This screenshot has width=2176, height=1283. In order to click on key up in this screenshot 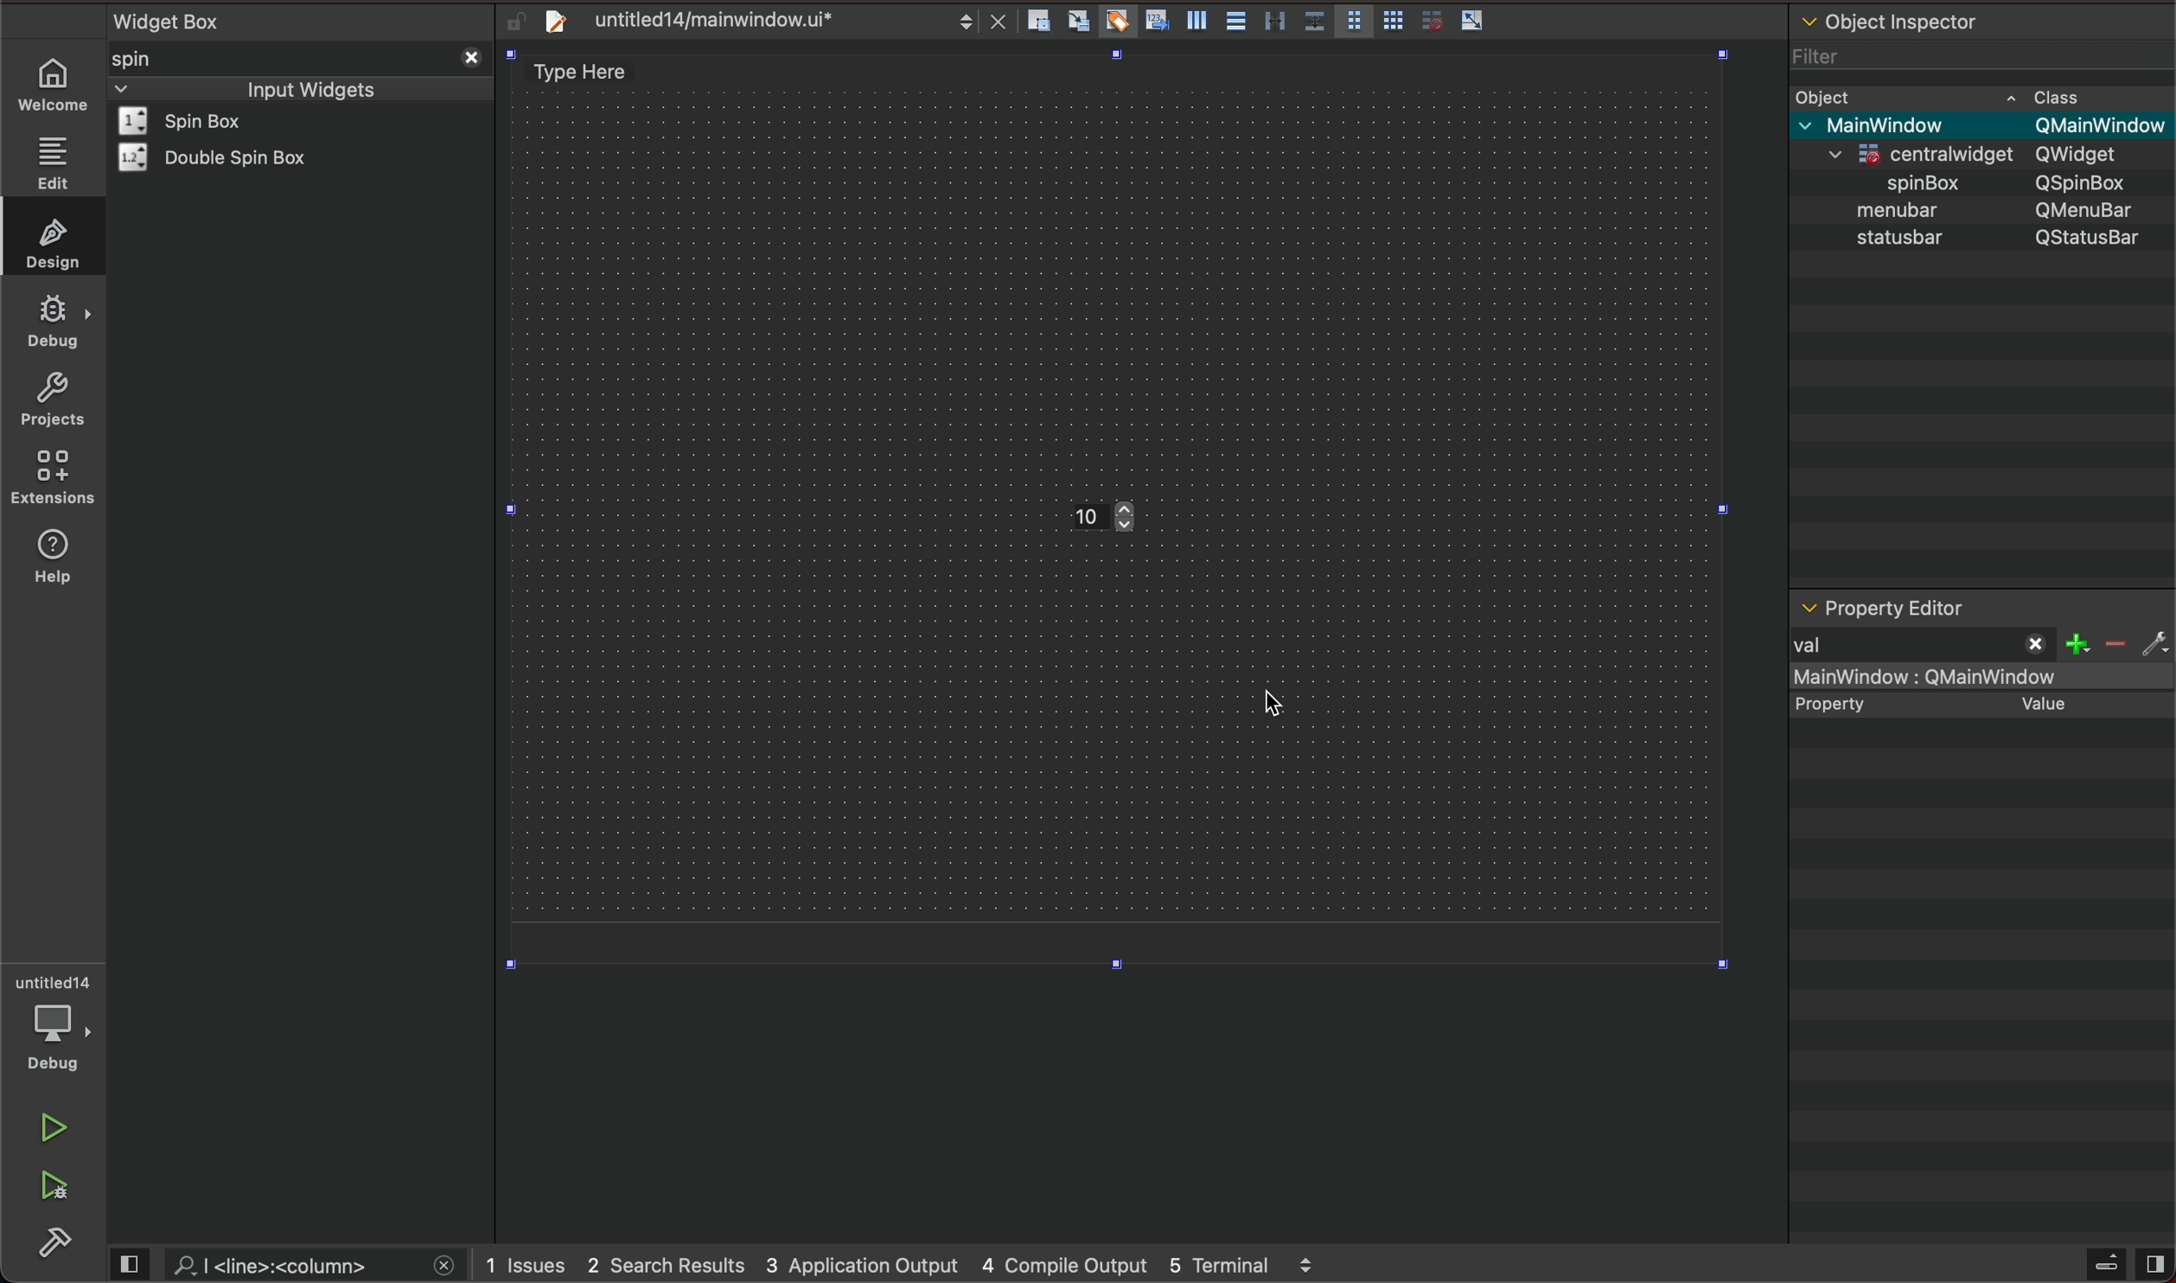, I will do `click(1133, 520)`.